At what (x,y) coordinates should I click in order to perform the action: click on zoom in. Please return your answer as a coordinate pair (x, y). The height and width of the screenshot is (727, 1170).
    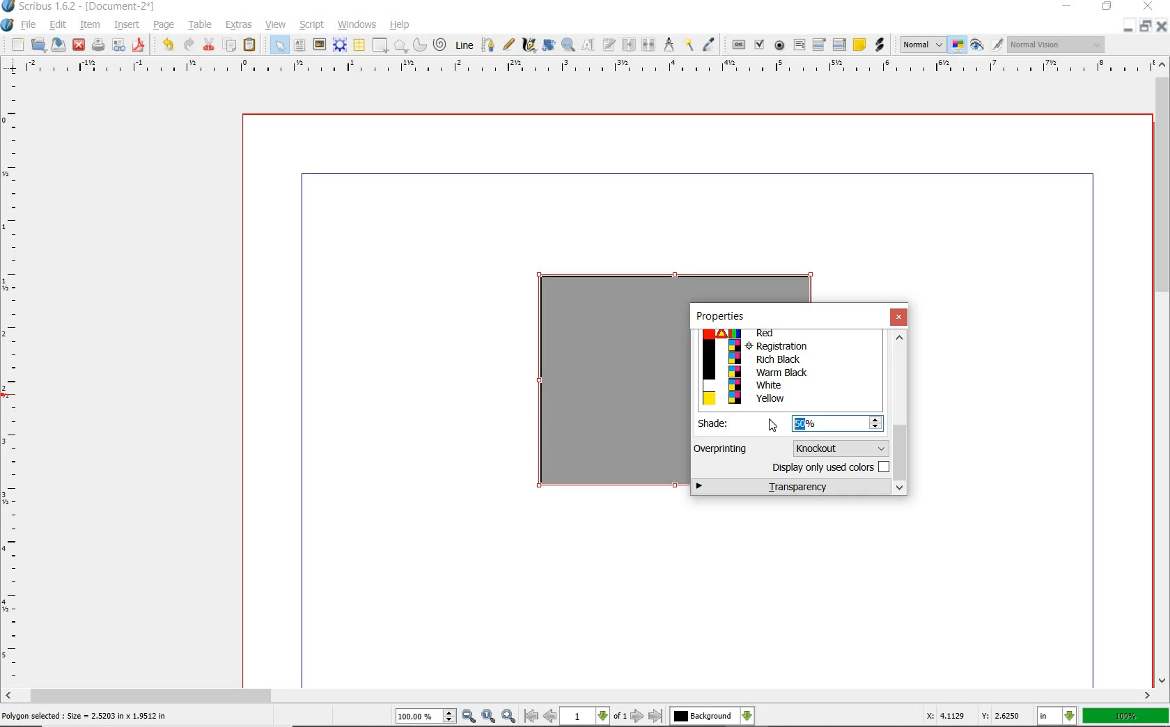
    Looking at the image, I should click on (508, 714).